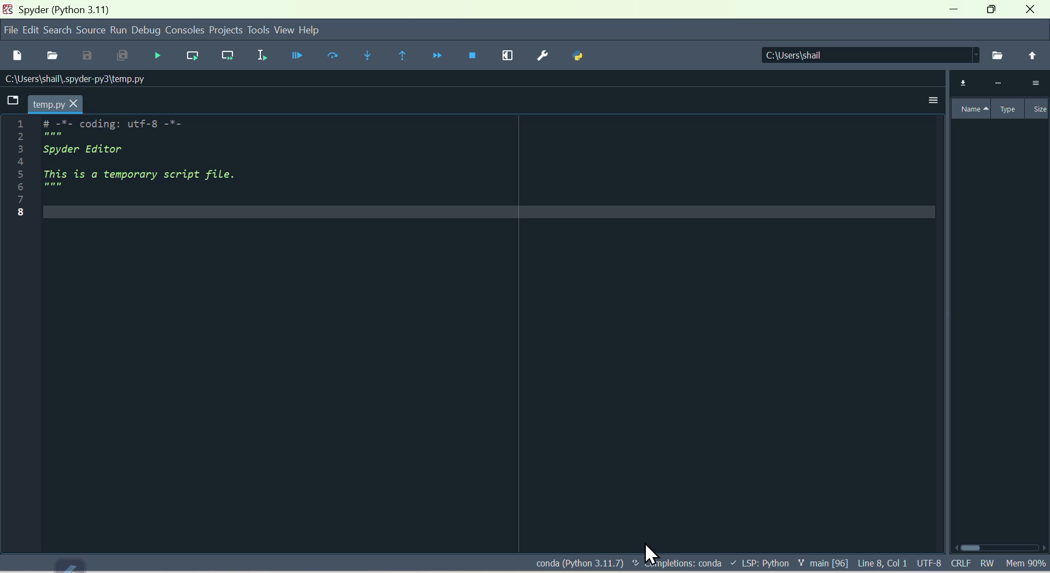 This screenshot has width=1050, height=573. I want to click on Run current line, so click(189, 53).